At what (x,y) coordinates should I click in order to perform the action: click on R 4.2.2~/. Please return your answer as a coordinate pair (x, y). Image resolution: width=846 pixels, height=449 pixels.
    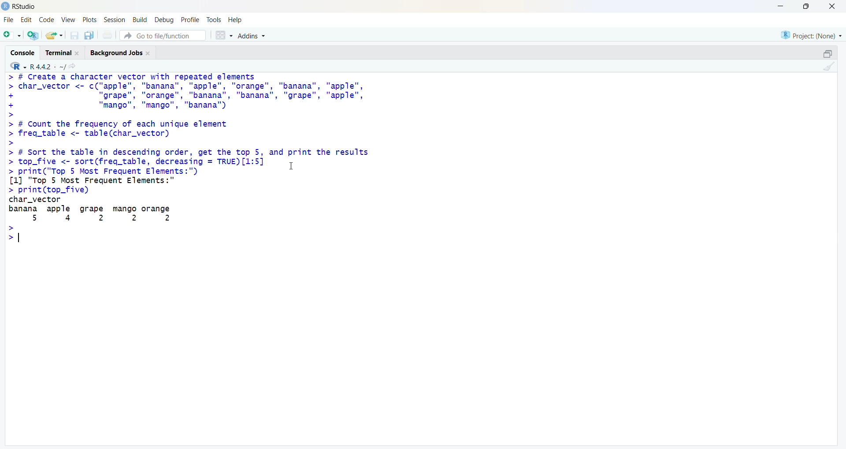
    Looking at the image, I should click on (45, 66).